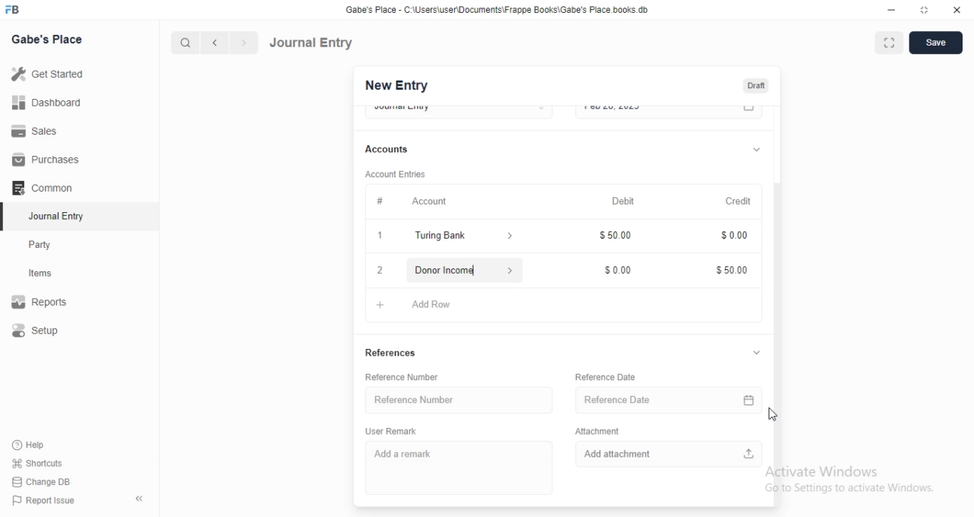  I want to click on calender, so click(750, 112).